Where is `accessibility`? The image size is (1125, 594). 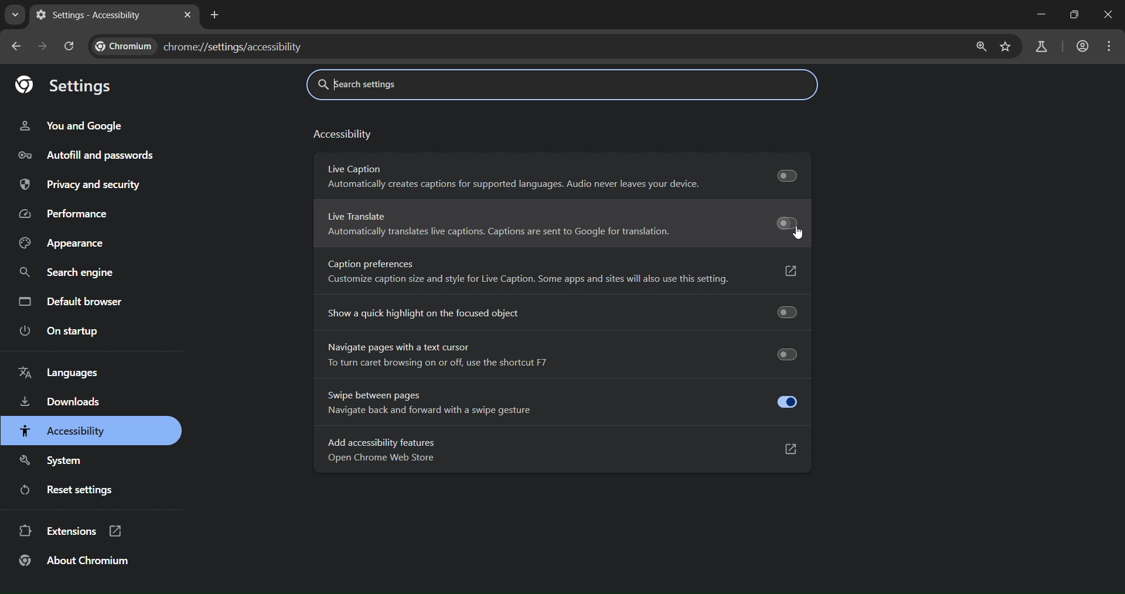
accessibility is located at coordinates (342, 136).